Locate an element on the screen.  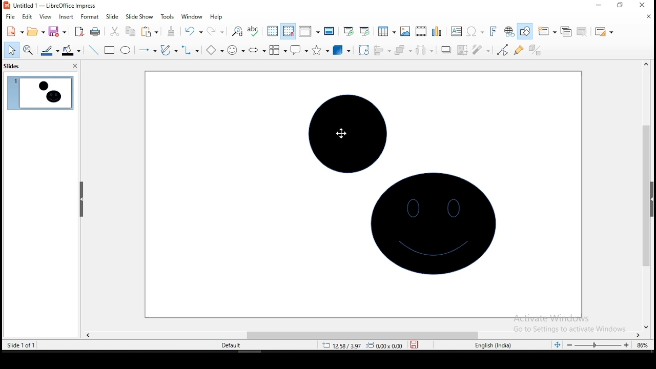
slide is located at coordinates (112, 16).